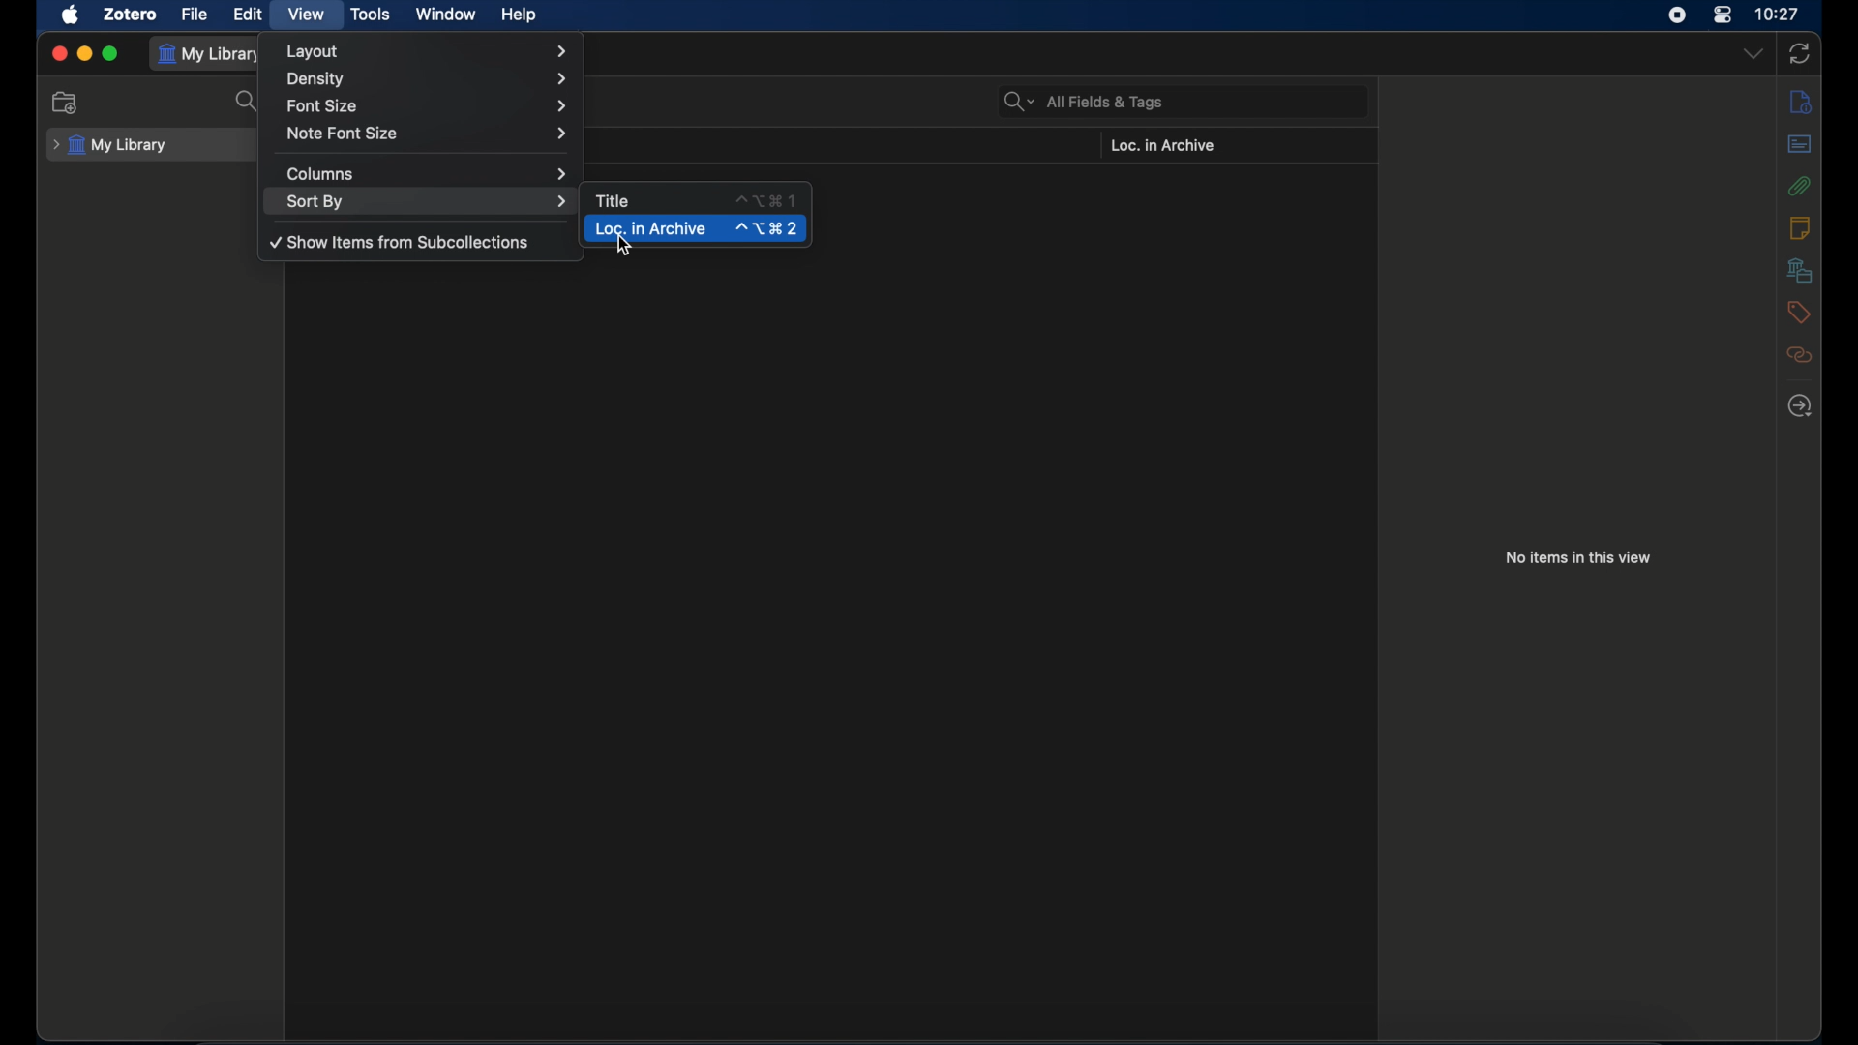  I want to click on search, so click(249, 102).